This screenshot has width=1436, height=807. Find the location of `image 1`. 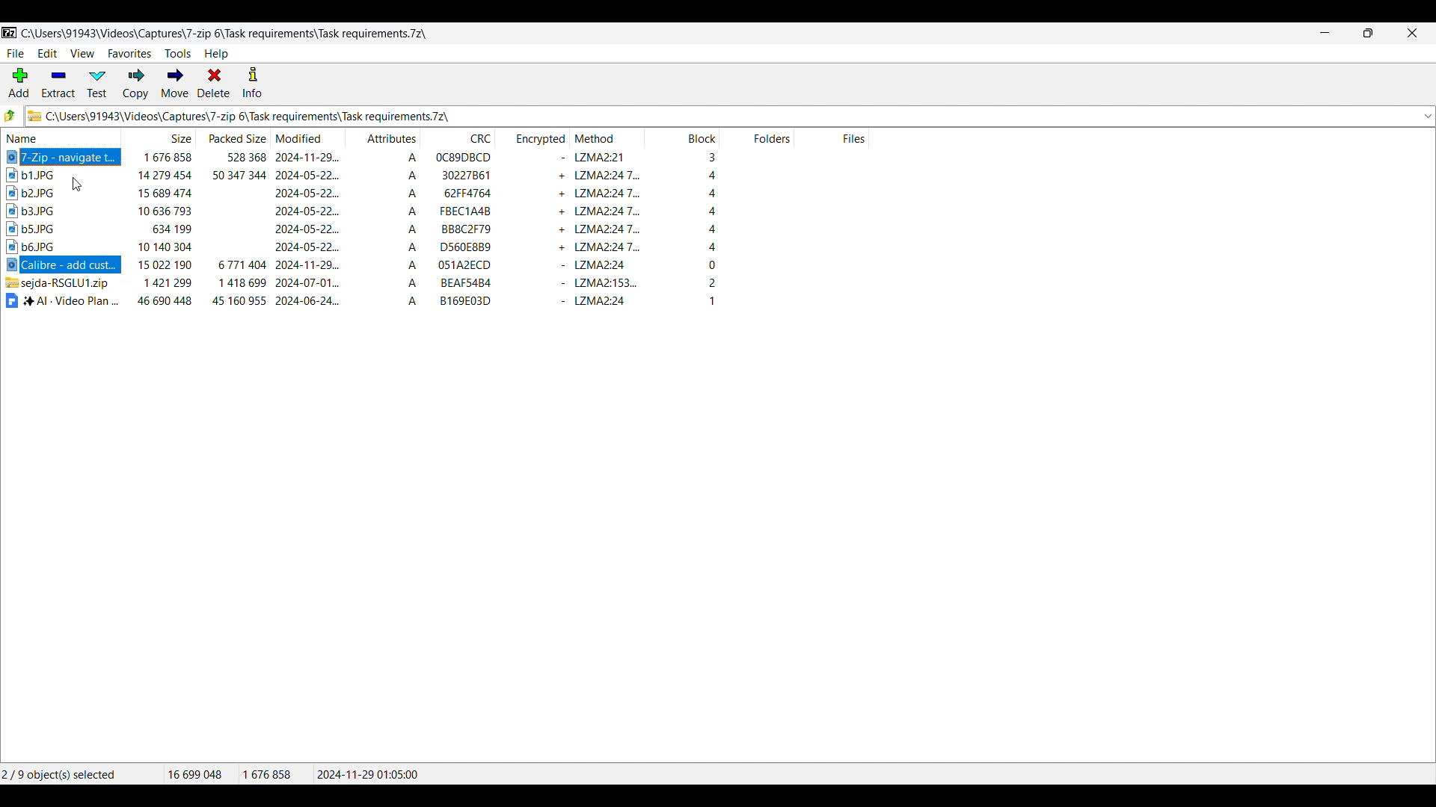

image 1 is located at coordinates (53, 175).